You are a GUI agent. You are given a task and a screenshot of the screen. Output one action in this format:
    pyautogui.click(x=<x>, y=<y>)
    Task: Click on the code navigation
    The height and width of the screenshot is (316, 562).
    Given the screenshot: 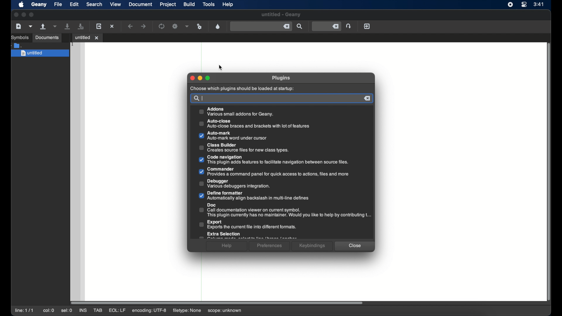 What is the action you would take?
    pyautogui.click(x=273, y=159)
    